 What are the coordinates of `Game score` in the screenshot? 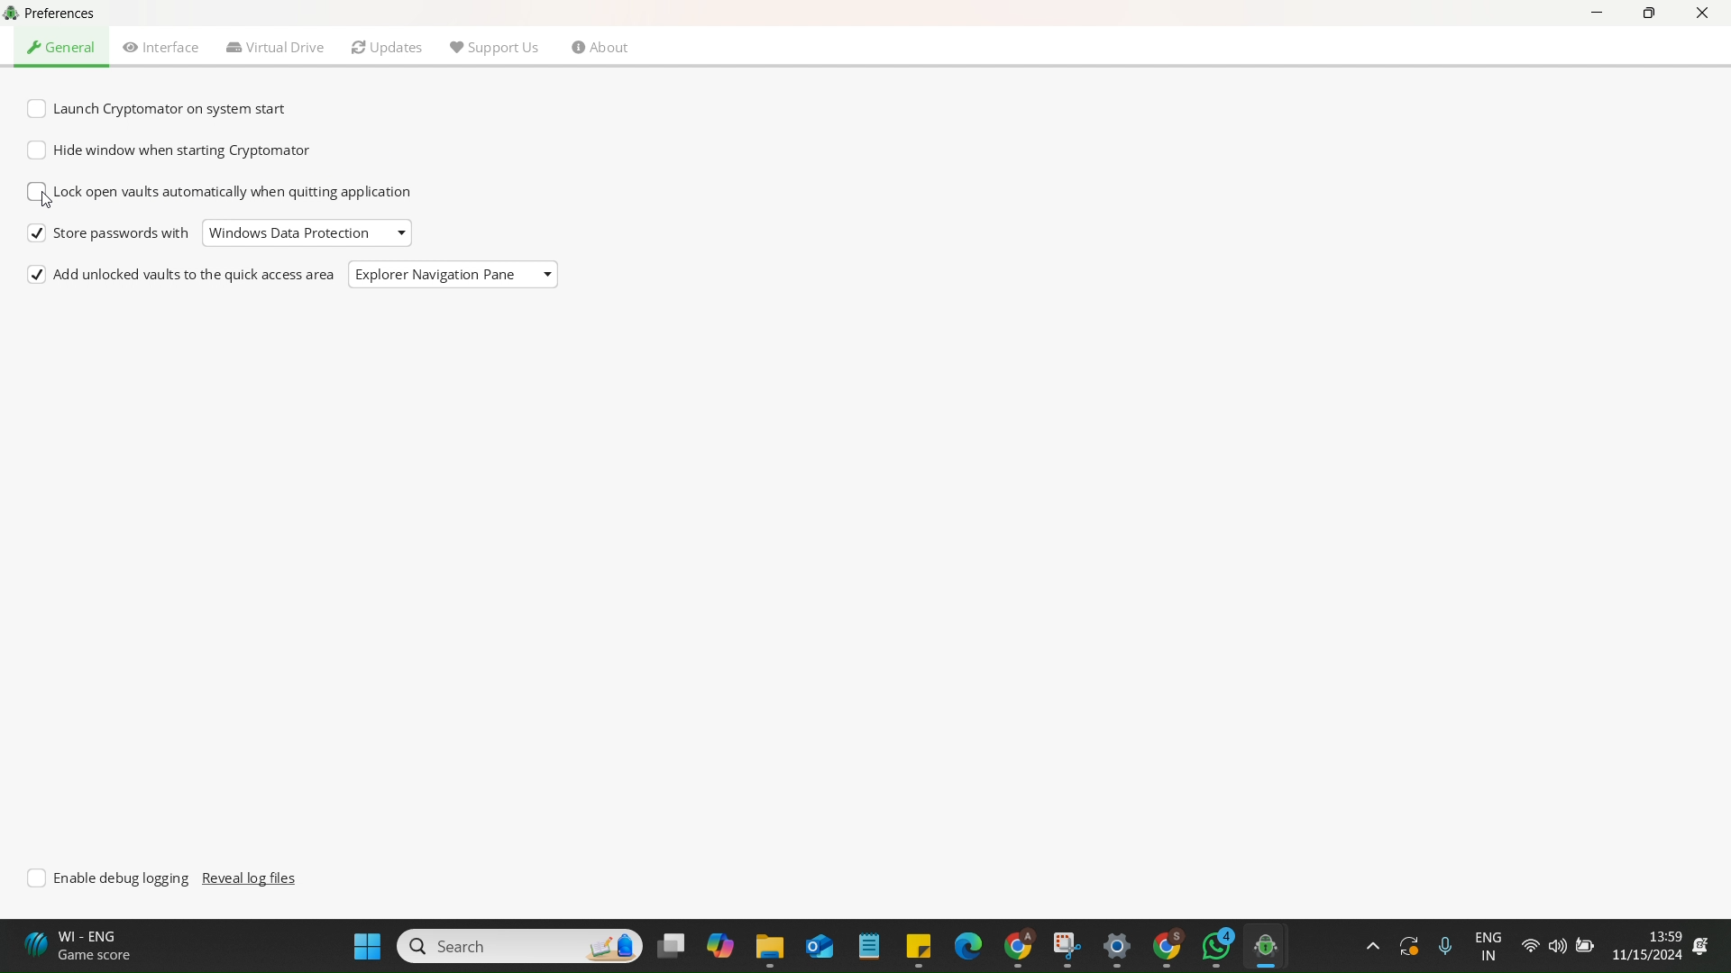 It's located at (82, 946).